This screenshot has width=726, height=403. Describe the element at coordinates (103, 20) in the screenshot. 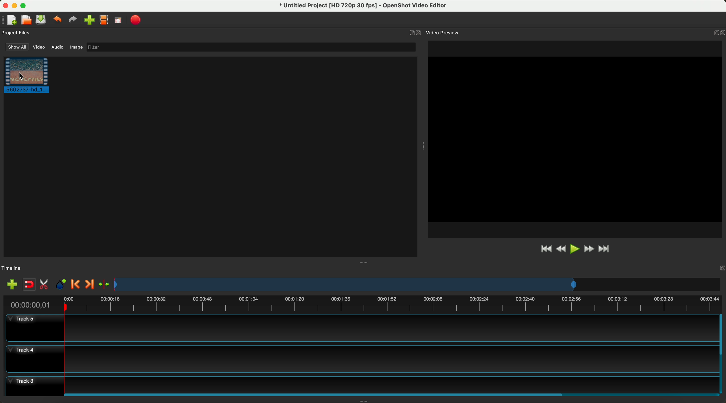

I see `choose profile` at that location.